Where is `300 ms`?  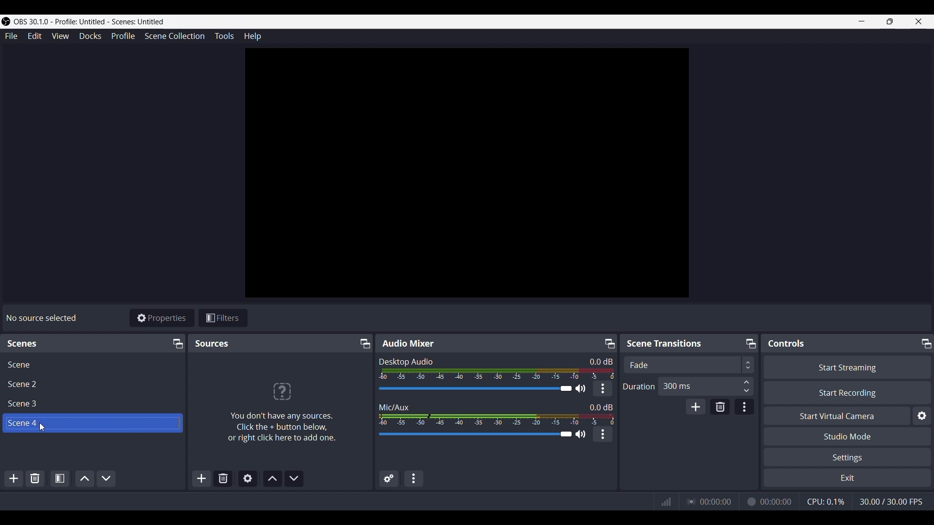
300 ms is located at coordinates (677, 385).